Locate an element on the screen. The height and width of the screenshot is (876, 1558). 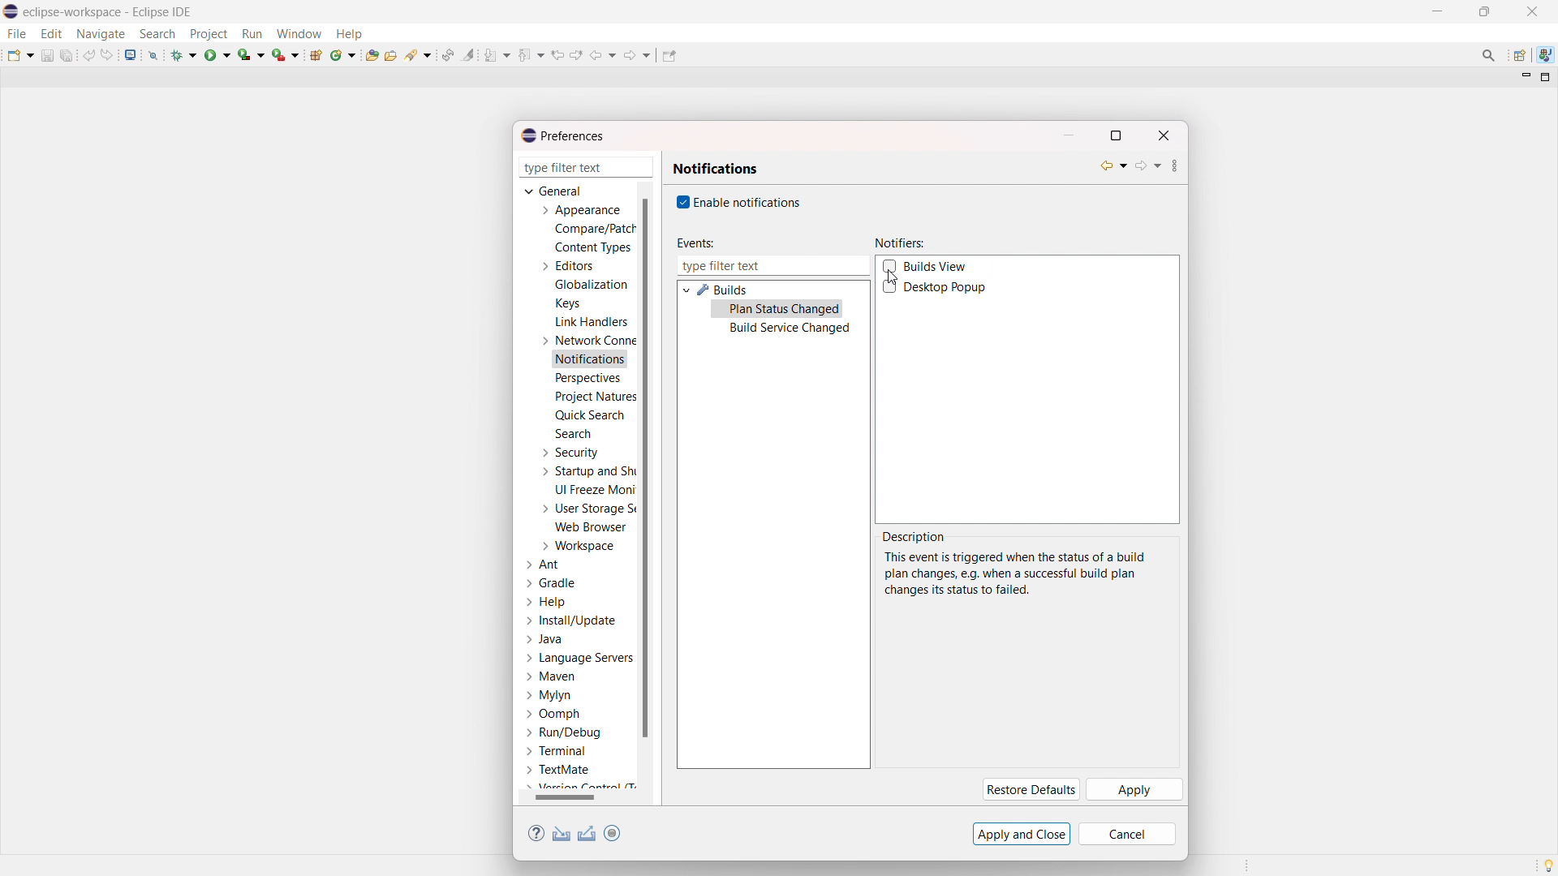
compare/patch is located at coordinates (592, 230).